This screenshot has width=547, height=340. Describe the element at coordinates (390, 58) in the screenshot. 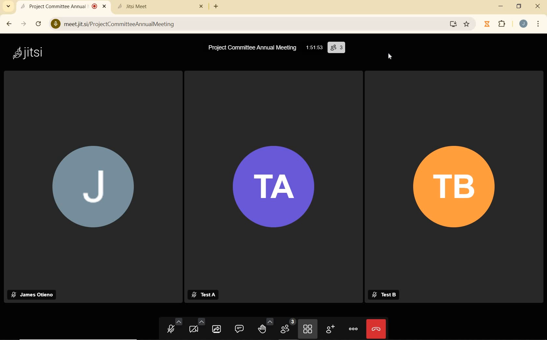

I see `crusor` at that location.